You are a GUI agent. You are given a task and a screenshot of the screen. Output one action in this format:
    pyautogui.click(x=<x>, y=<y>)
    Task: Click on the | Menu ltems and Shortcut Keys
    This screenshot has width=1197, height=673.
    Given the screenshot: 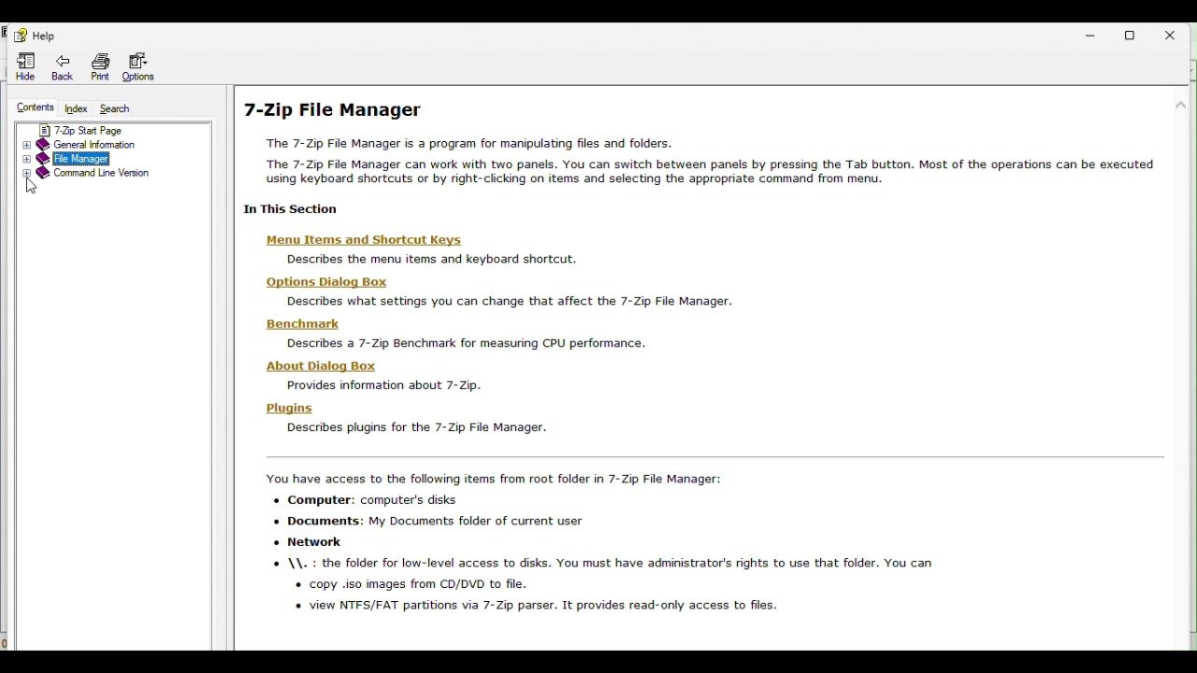 What is the action you would take?
    pyautogui.click(x=367, y=240)
    